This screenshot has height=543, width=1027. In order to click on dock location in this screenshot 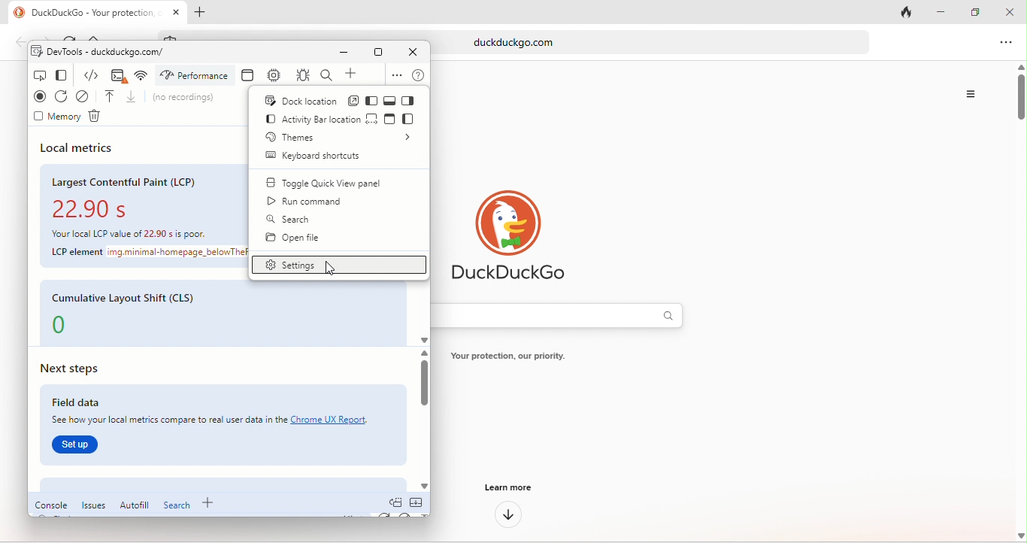, I will do `click(338, 101)`.